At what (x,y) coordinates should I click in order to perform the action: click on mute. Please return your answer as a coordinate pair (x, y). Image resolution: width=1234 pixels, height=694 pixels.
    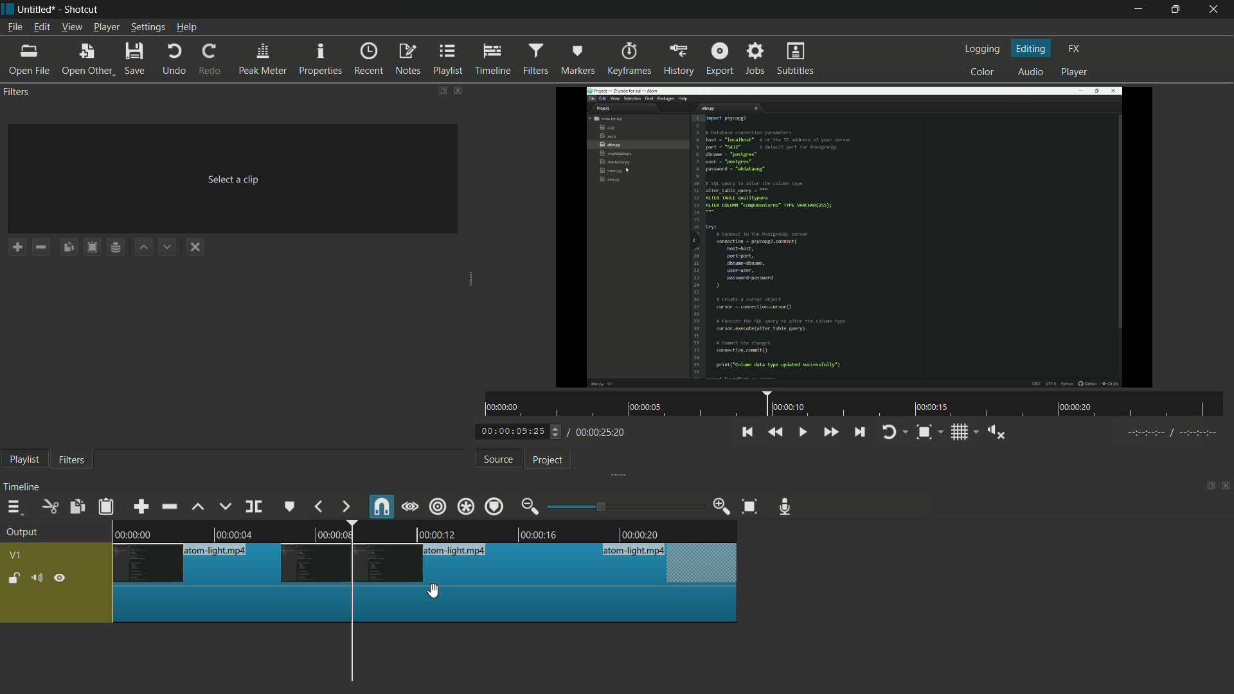
    Looking at the image, I should click on (36, 577).